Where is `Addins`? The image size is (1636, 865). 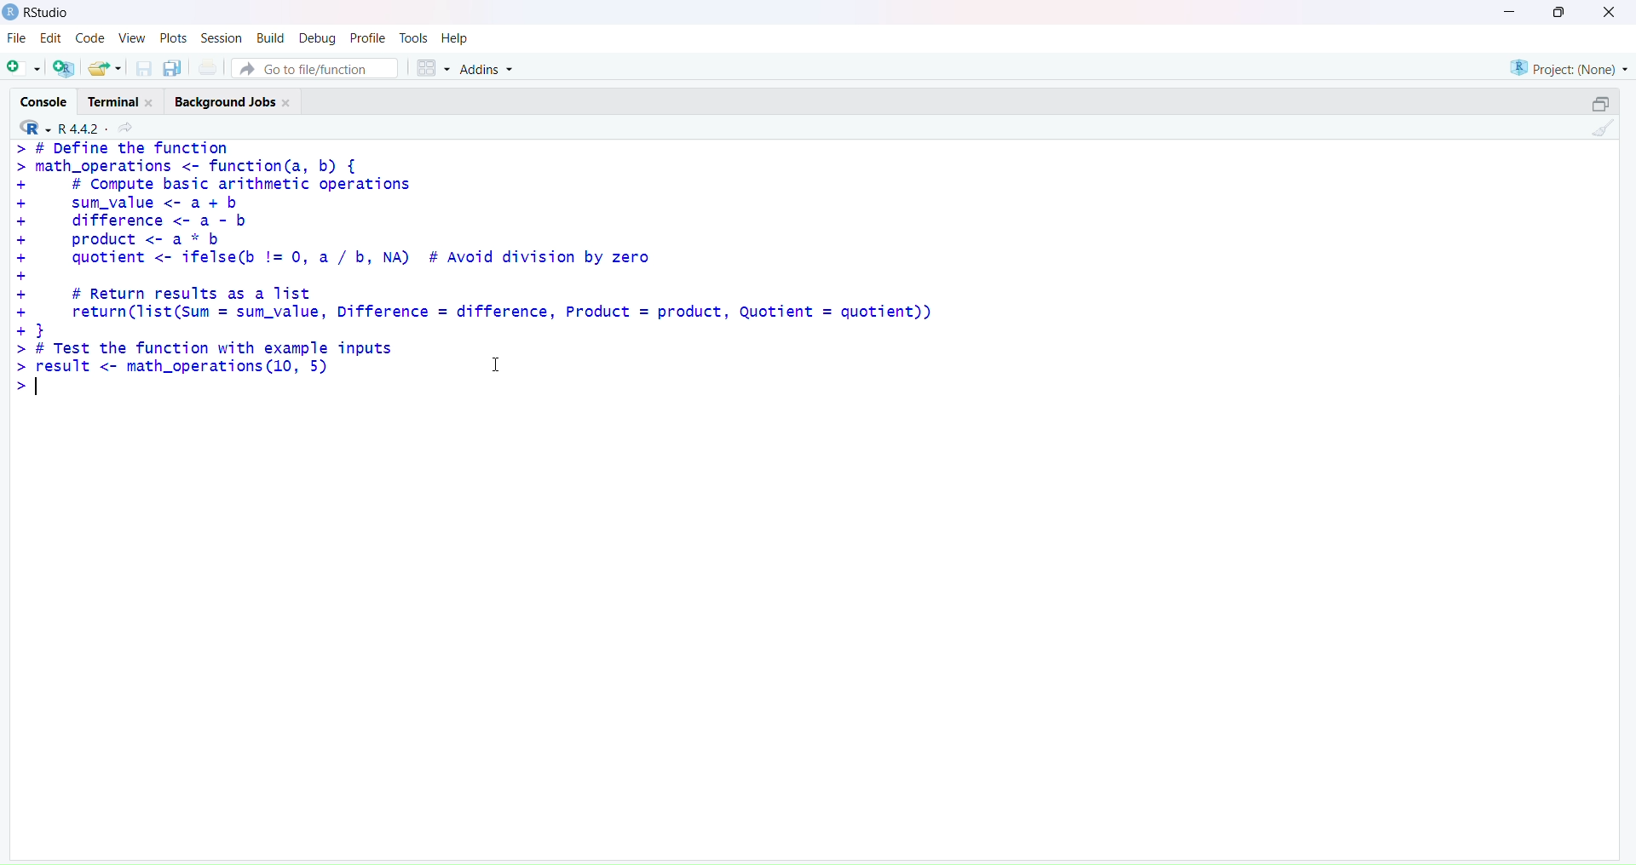 Addins is located at coordinates (488, 70).